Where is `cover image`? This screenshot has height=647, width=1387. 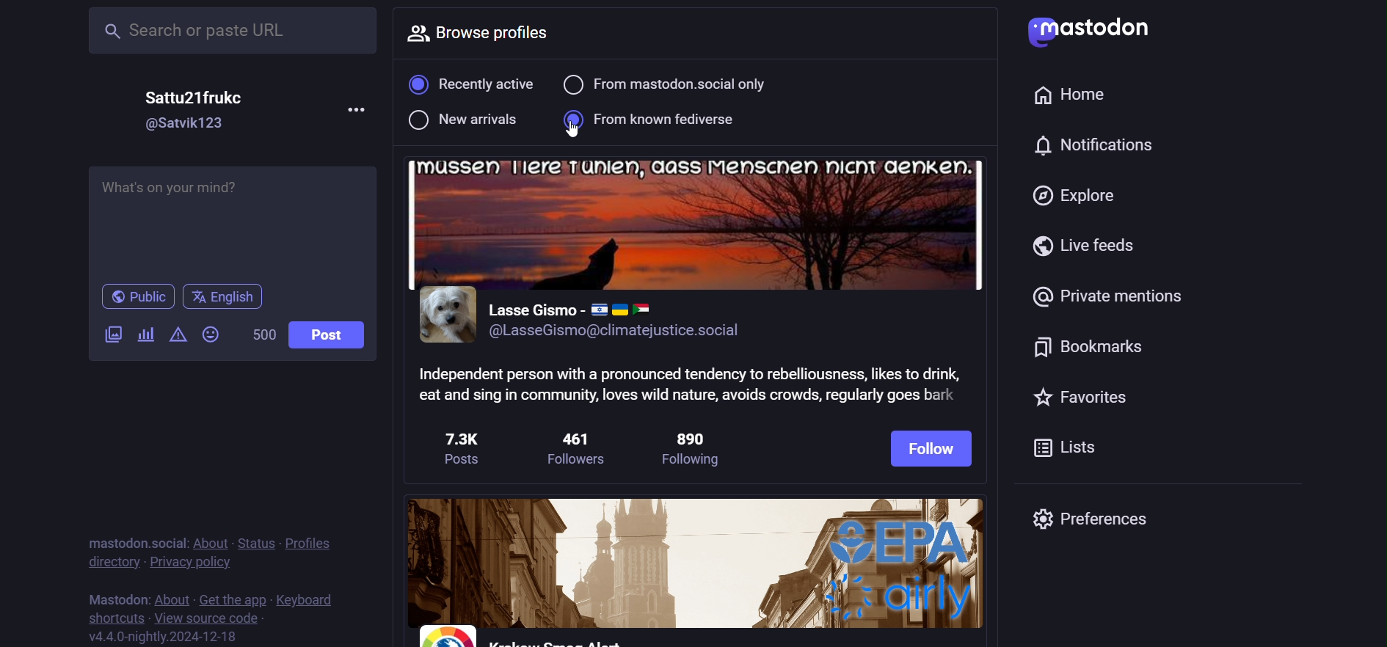 cover image is located at coordinates (692, 219).